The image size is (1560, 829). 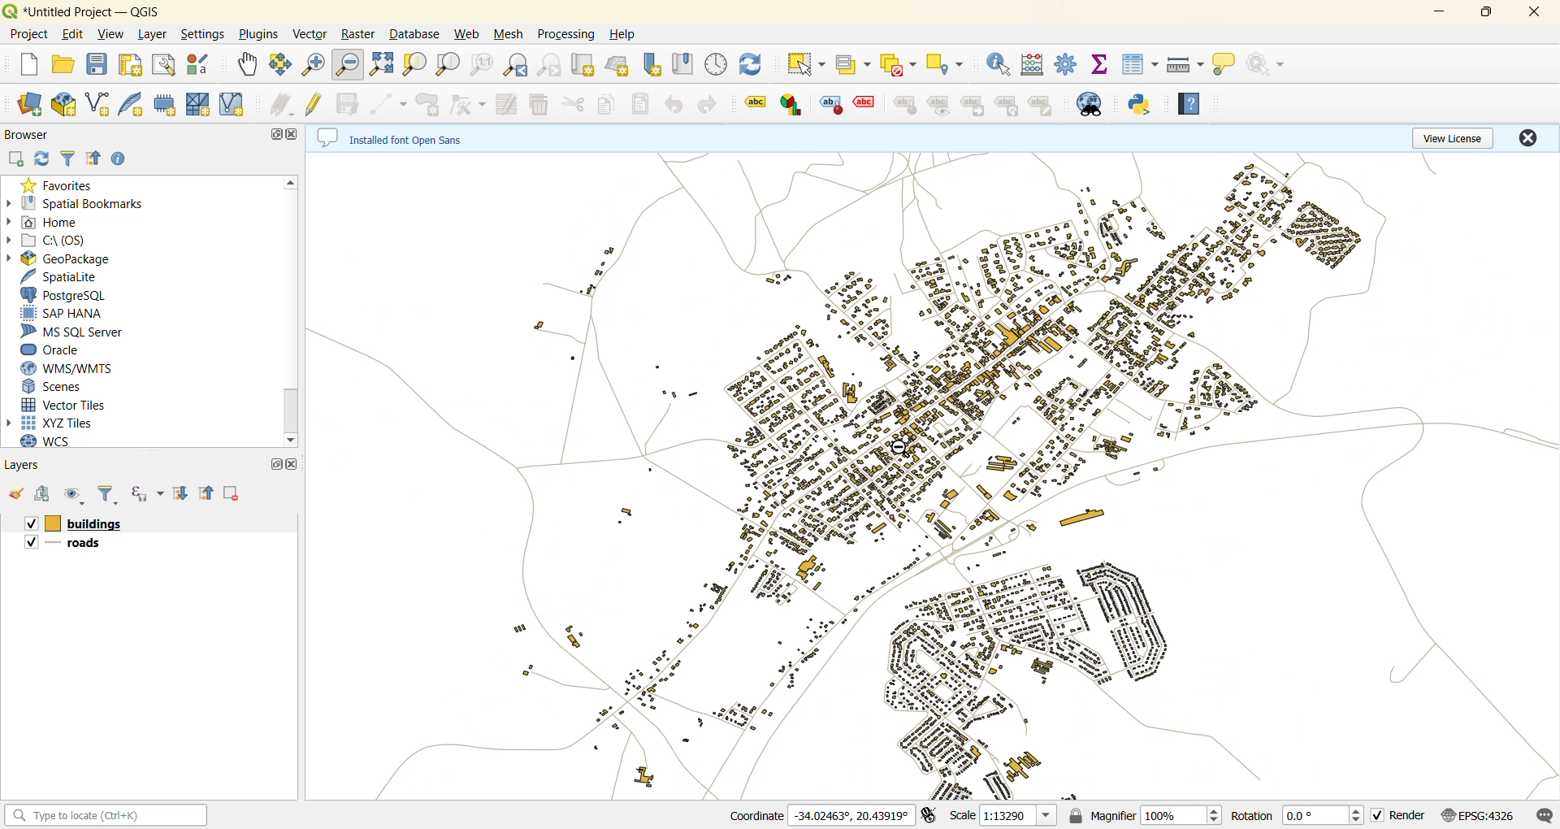 I want to click on close, so click(x=295, y=138).